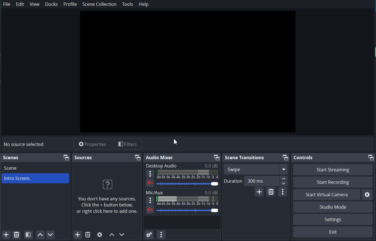  Describe the element at coordinates (333, 207) in the screenshot. I see `Studio Mode` at that location.